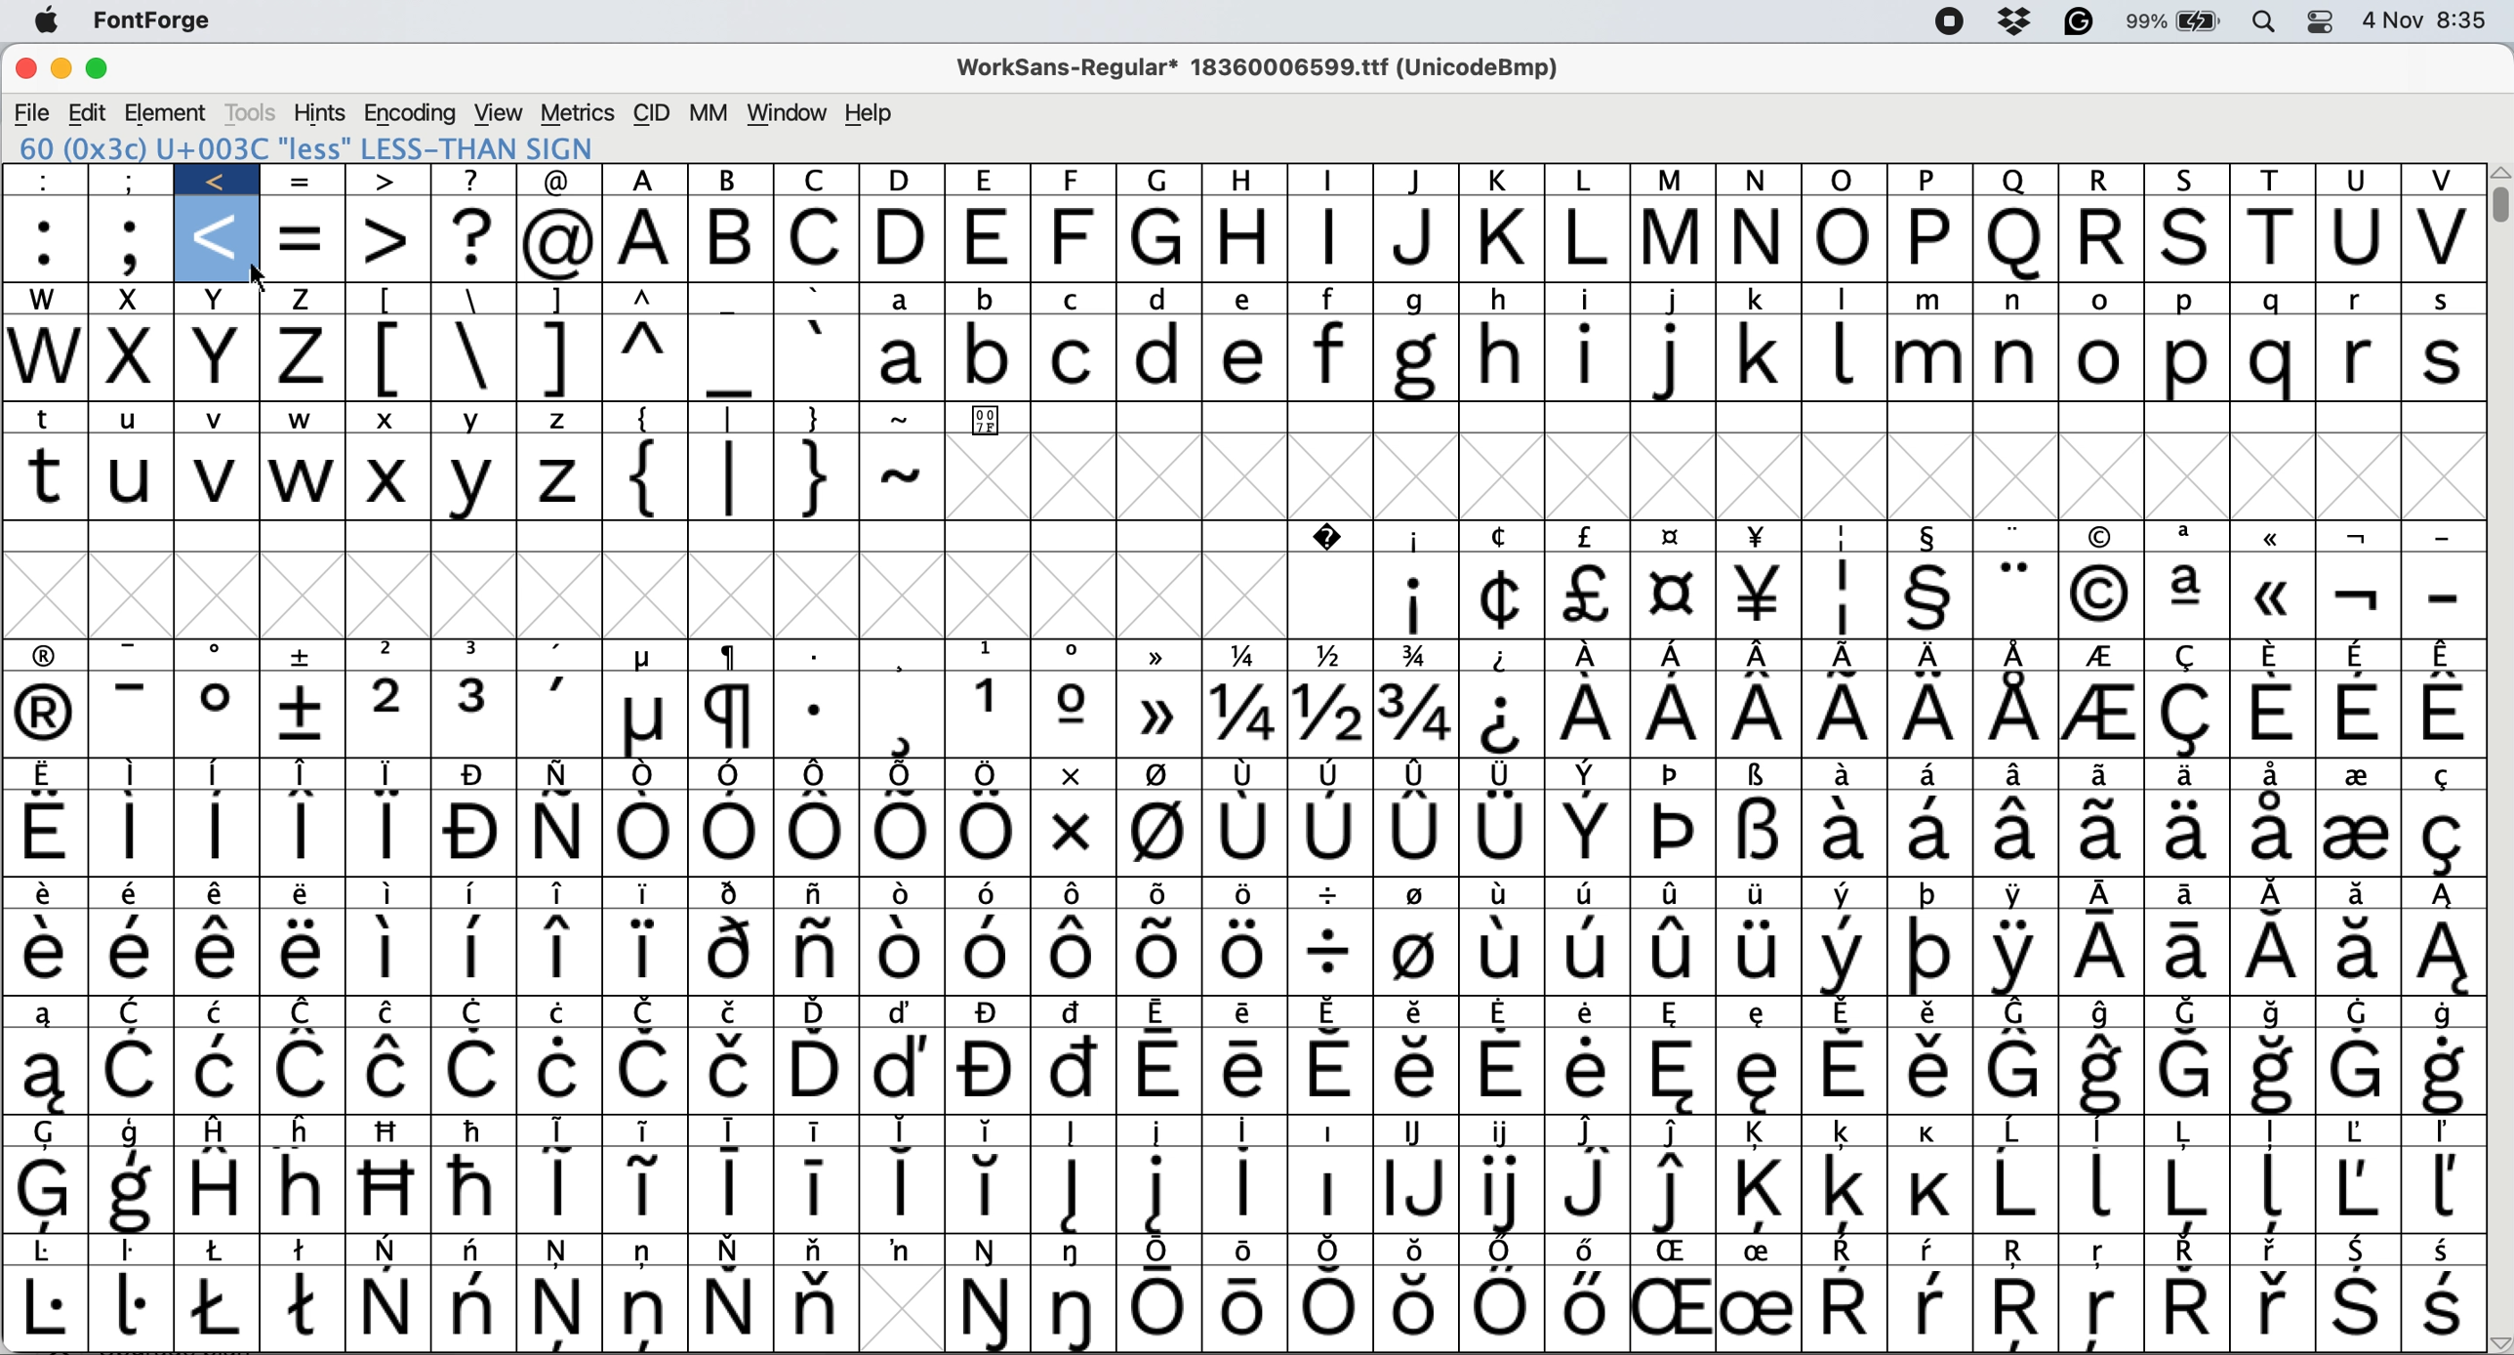 This screenshot has width=2514, height=1355. Describe the element at coordinates (1419, 1308) in the screenshot. I see `Symbol` at that location.